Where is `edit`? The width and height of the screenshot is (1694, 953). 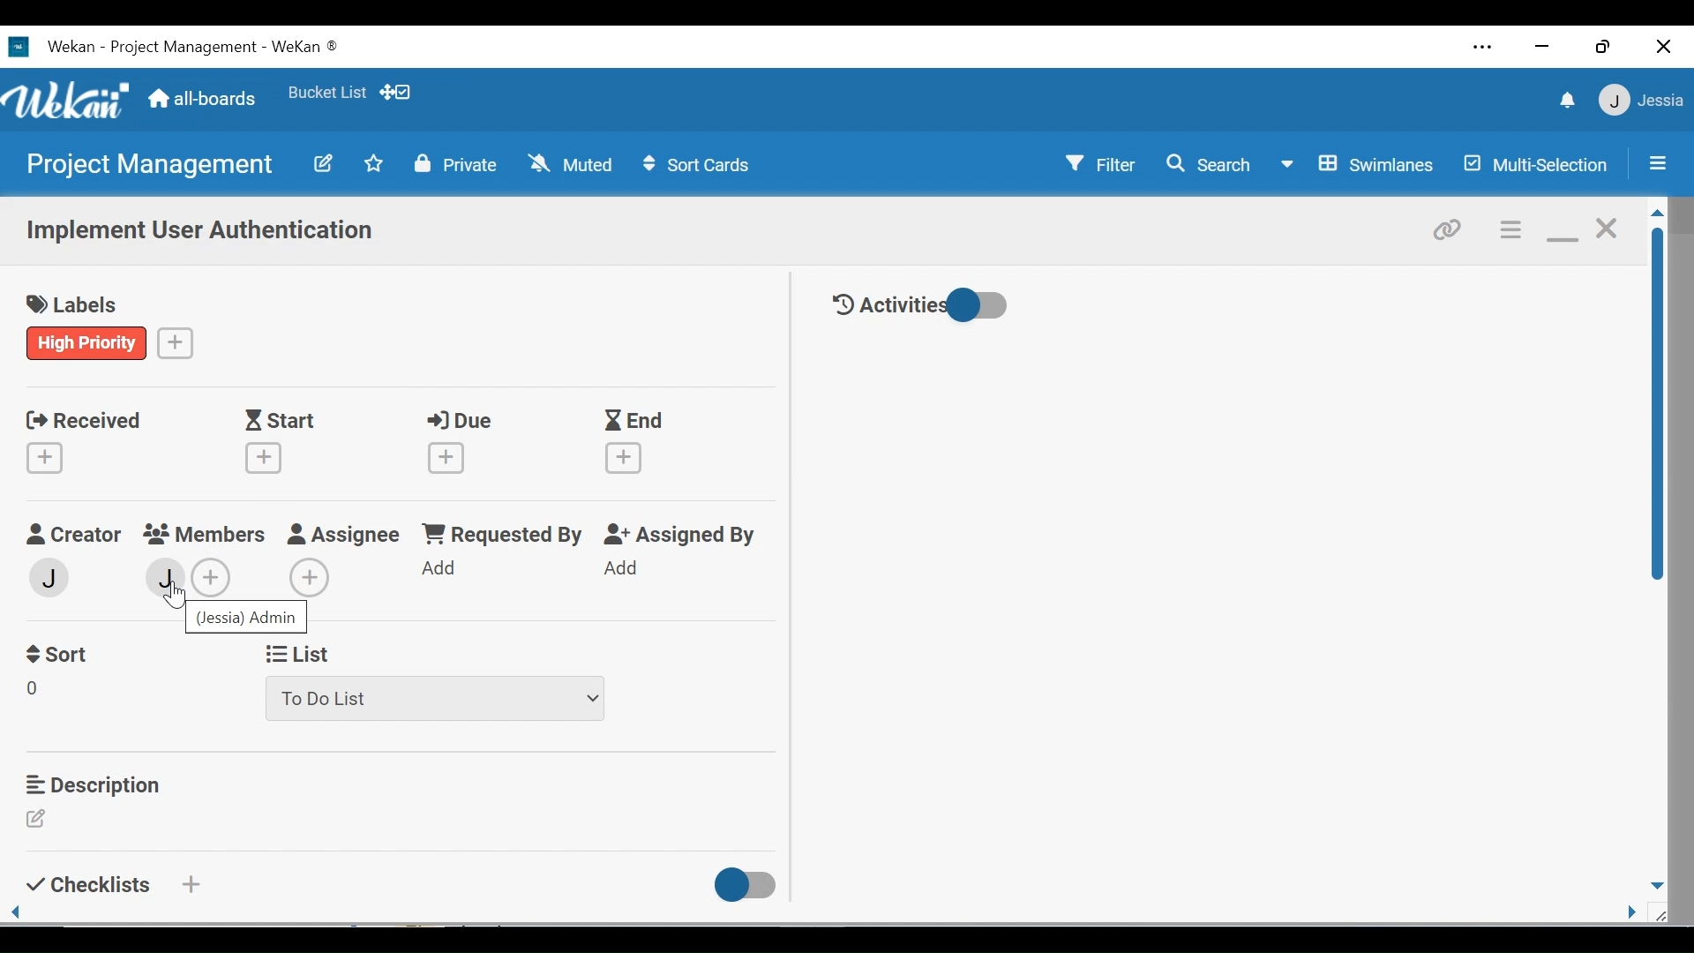
edit is located at coordinates (36, 819).